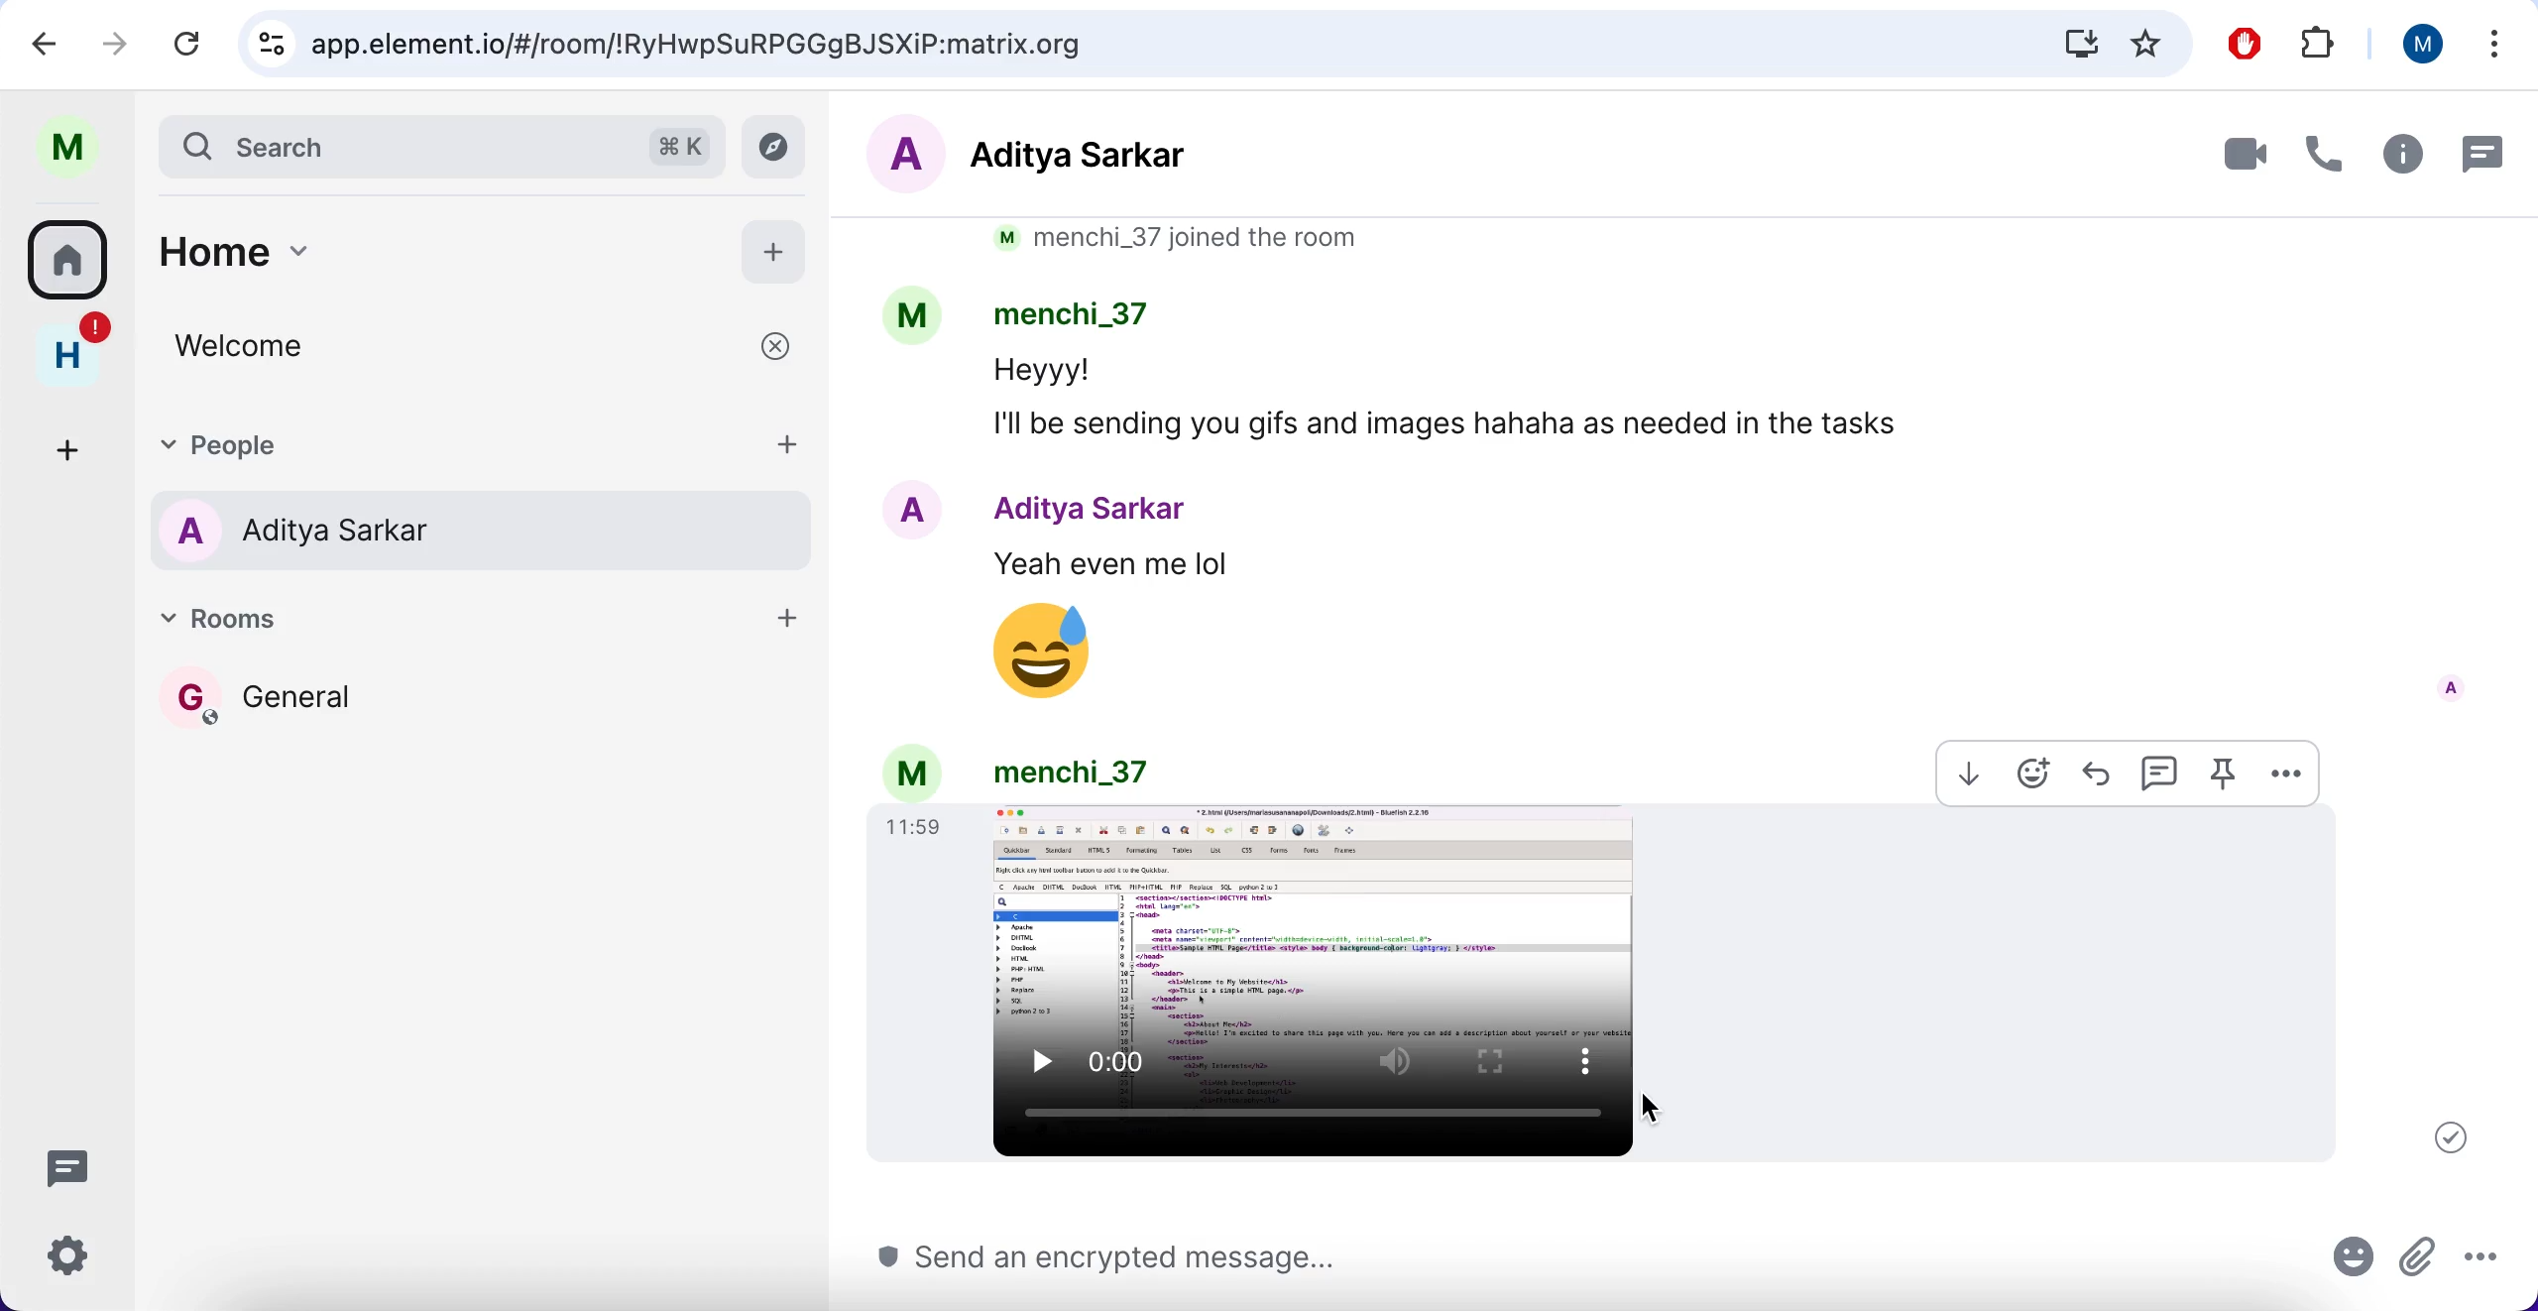 This screenshot has width=2538, height=1311. What do you see at coordinates (786, 623) in the screenshot?
I see `add room` at bounding box center [786, 623].